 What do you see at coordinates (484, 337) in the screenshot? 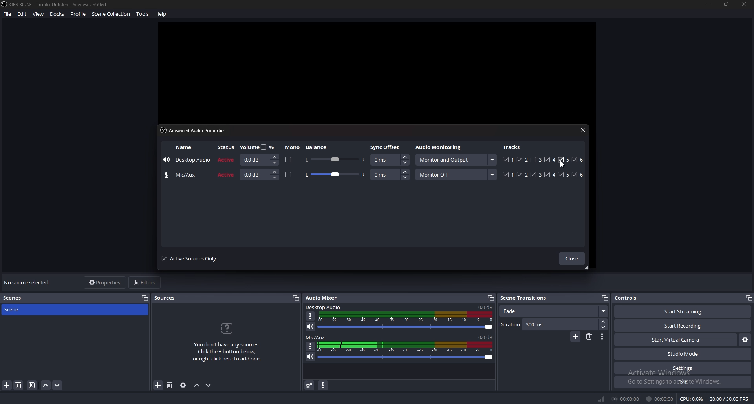
I see `mic/aux sound` at bounding box center [484, 337].